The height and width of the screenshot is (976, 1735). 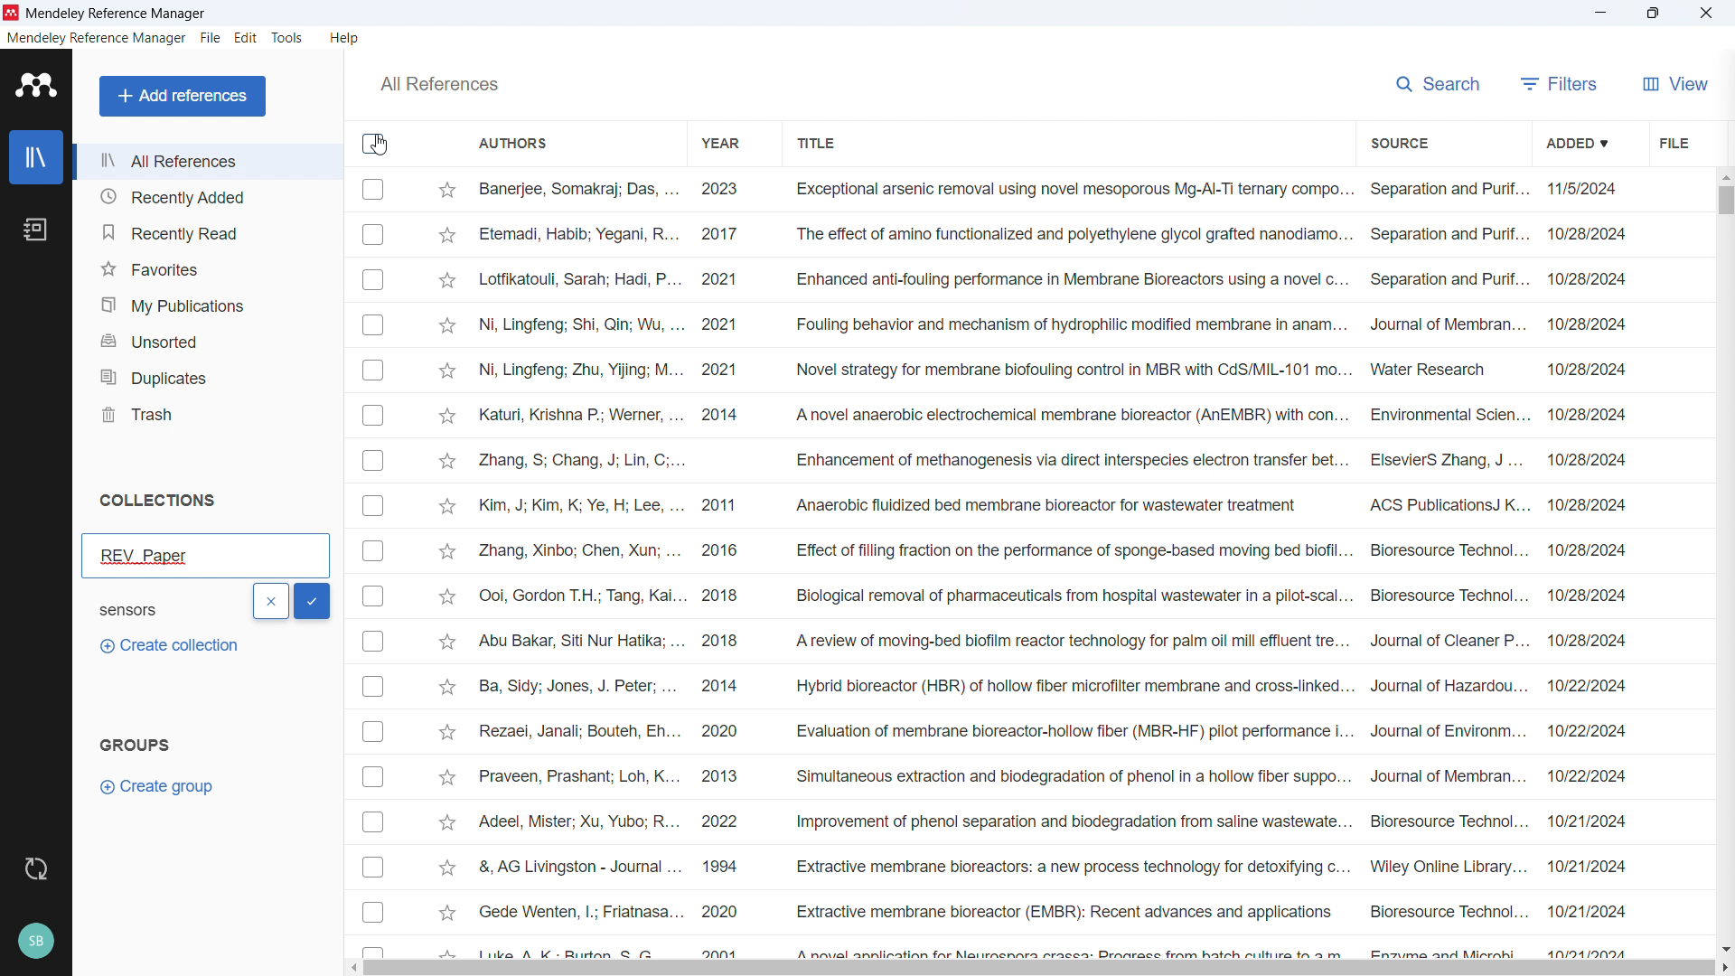 I want to click on Star mark respective publication, so click(x=447, y=551).